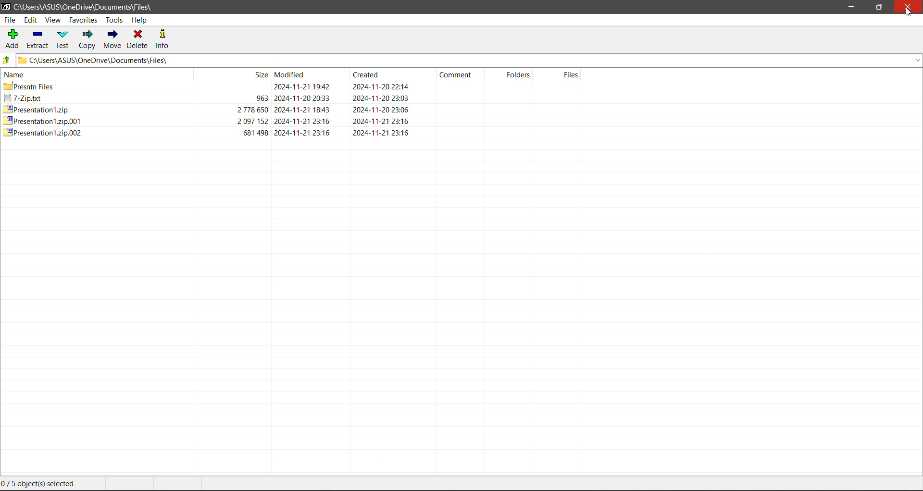 This screenshot has width=923, height=491. Describe the element at coordinates (880, 7) in the screenshot. I see `Restore Down` at that location.